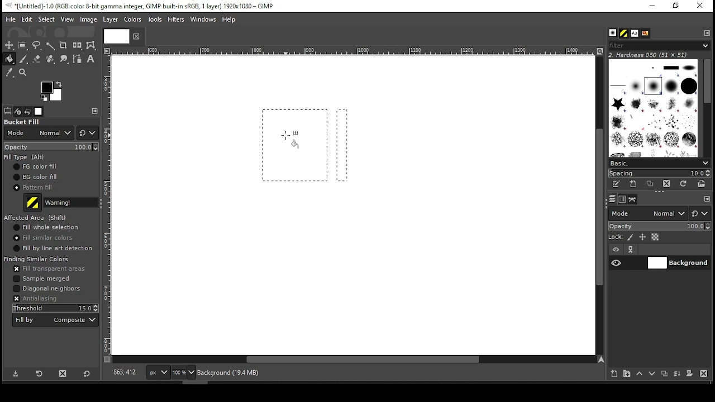 The height and width of the screenshot is (402, 715). I want to click on warp transform tool, so click(90, 46).